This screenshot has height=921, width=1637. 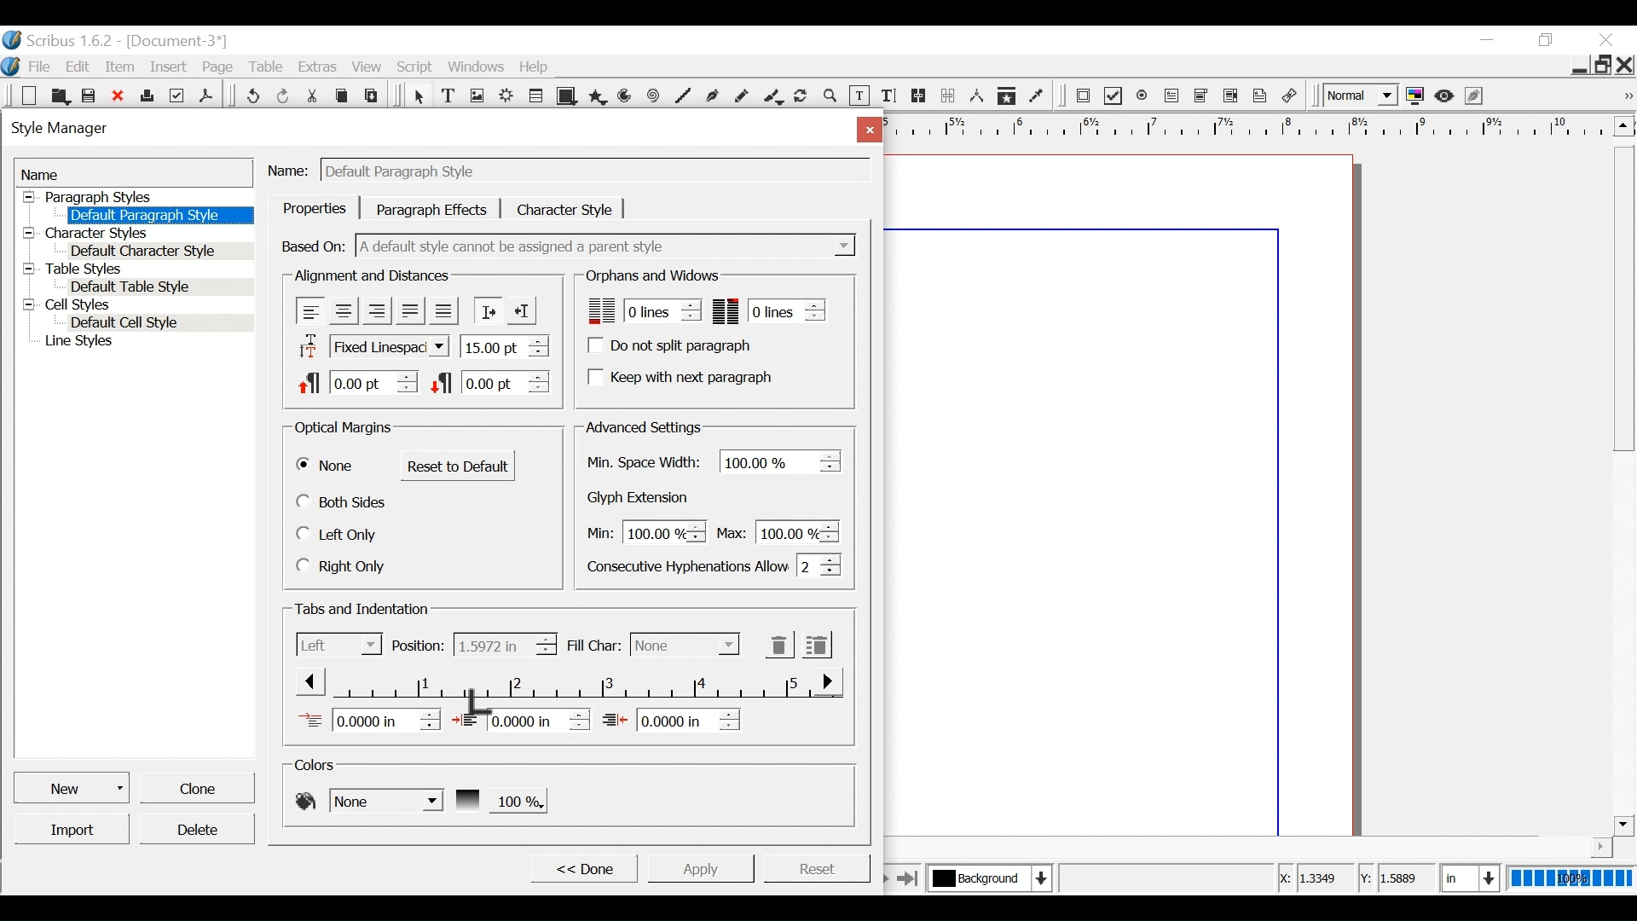 What do you see at coordinates (1609, 40) in the screenshot?
I see `Close` at bounding box center [1609, 40].